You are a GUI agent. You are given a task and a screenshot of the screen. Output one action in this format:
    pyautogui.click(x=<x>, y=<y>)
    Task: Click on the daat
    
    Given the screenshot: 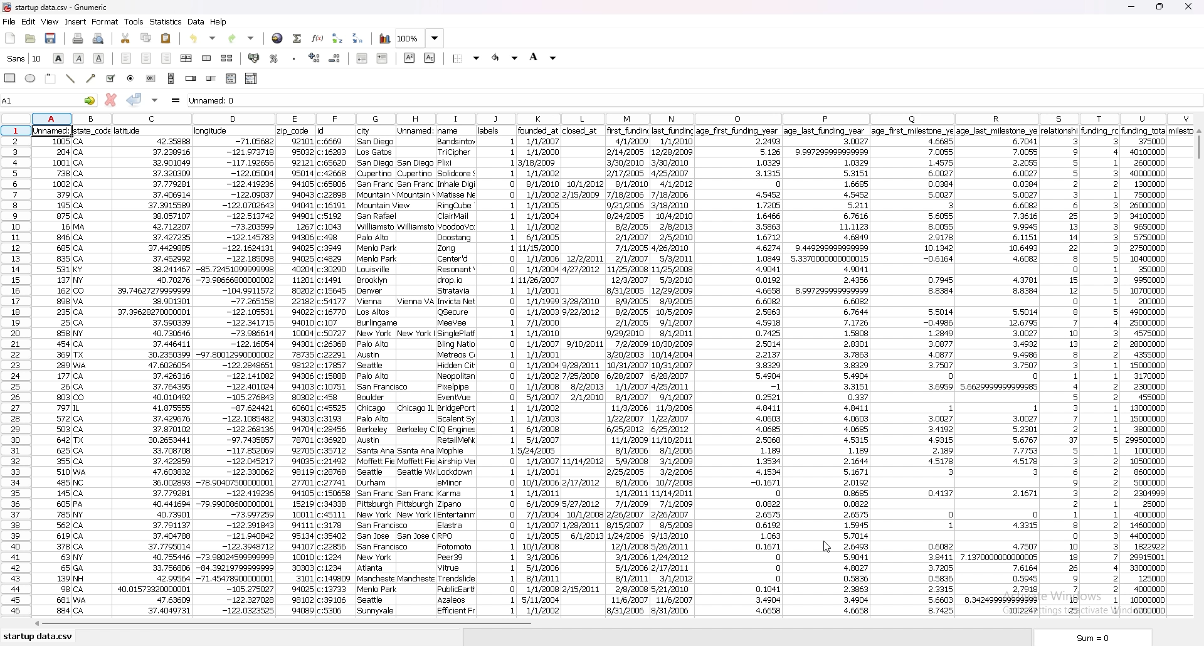 What is the action you would take?
    pyautogui.click(x=337, y=371)
    